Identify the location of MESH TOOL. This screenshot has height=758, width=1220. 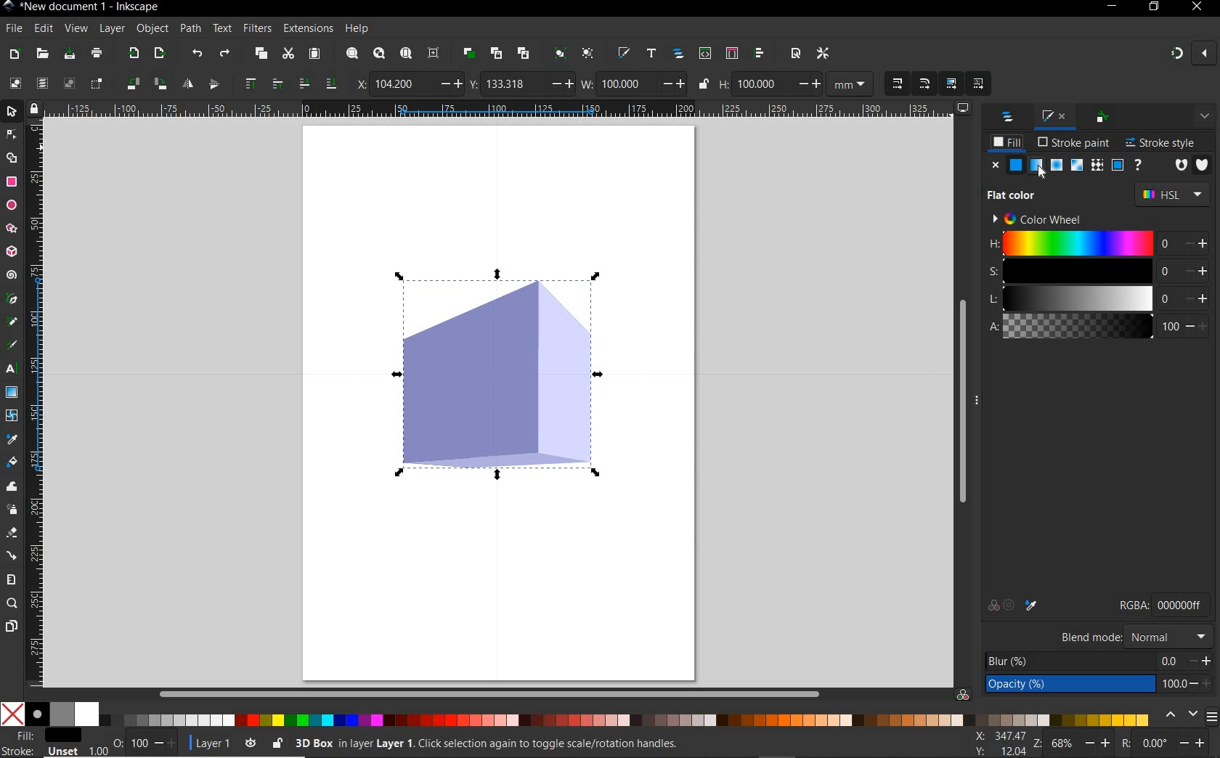
(11, 416).